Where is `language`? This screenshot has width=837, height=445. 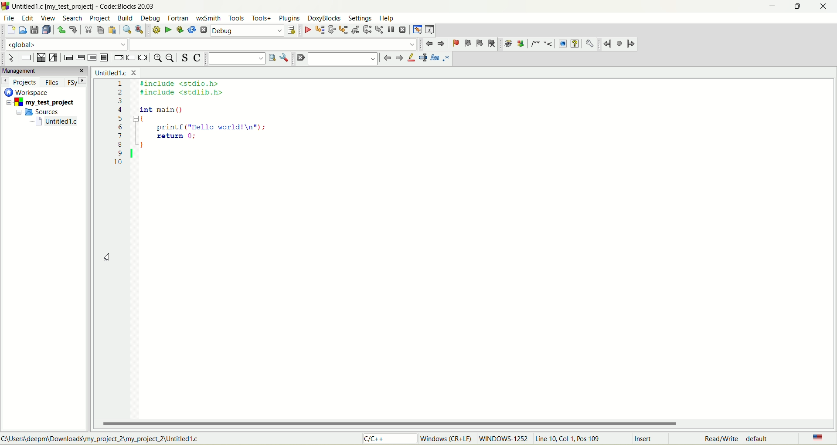
language is located at coordinates (819, 438).